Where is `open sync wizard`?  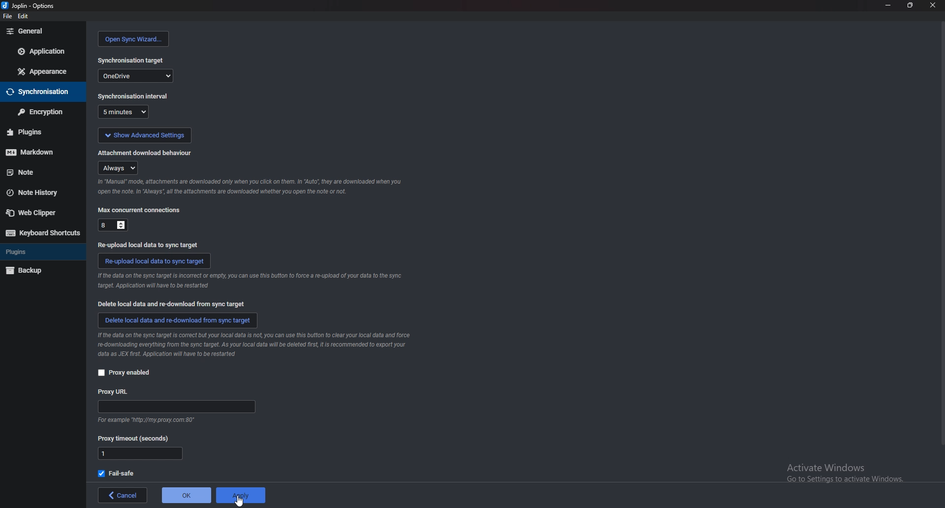 open sync wizard is located at coordinates (135, 39).